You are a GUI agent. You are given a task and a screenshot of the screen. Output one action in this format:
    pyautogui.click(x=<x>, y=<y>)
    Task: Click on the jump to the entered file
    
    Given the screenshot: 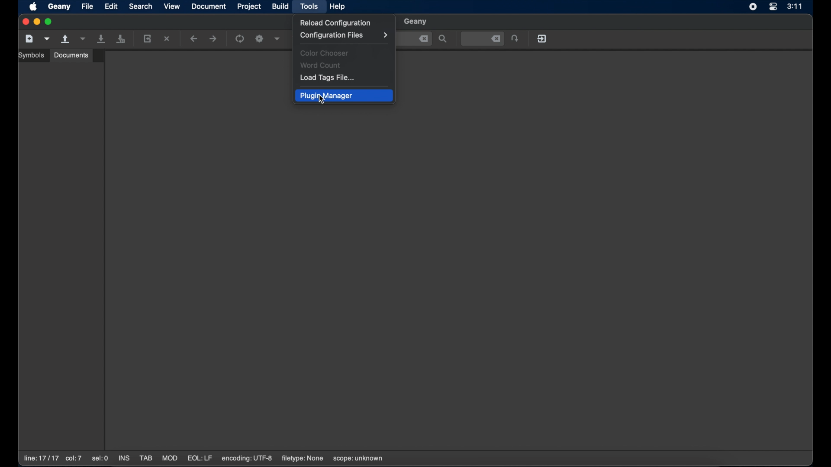 What is the action you would take?
    pyautogui.click(x=515, y=39)
    